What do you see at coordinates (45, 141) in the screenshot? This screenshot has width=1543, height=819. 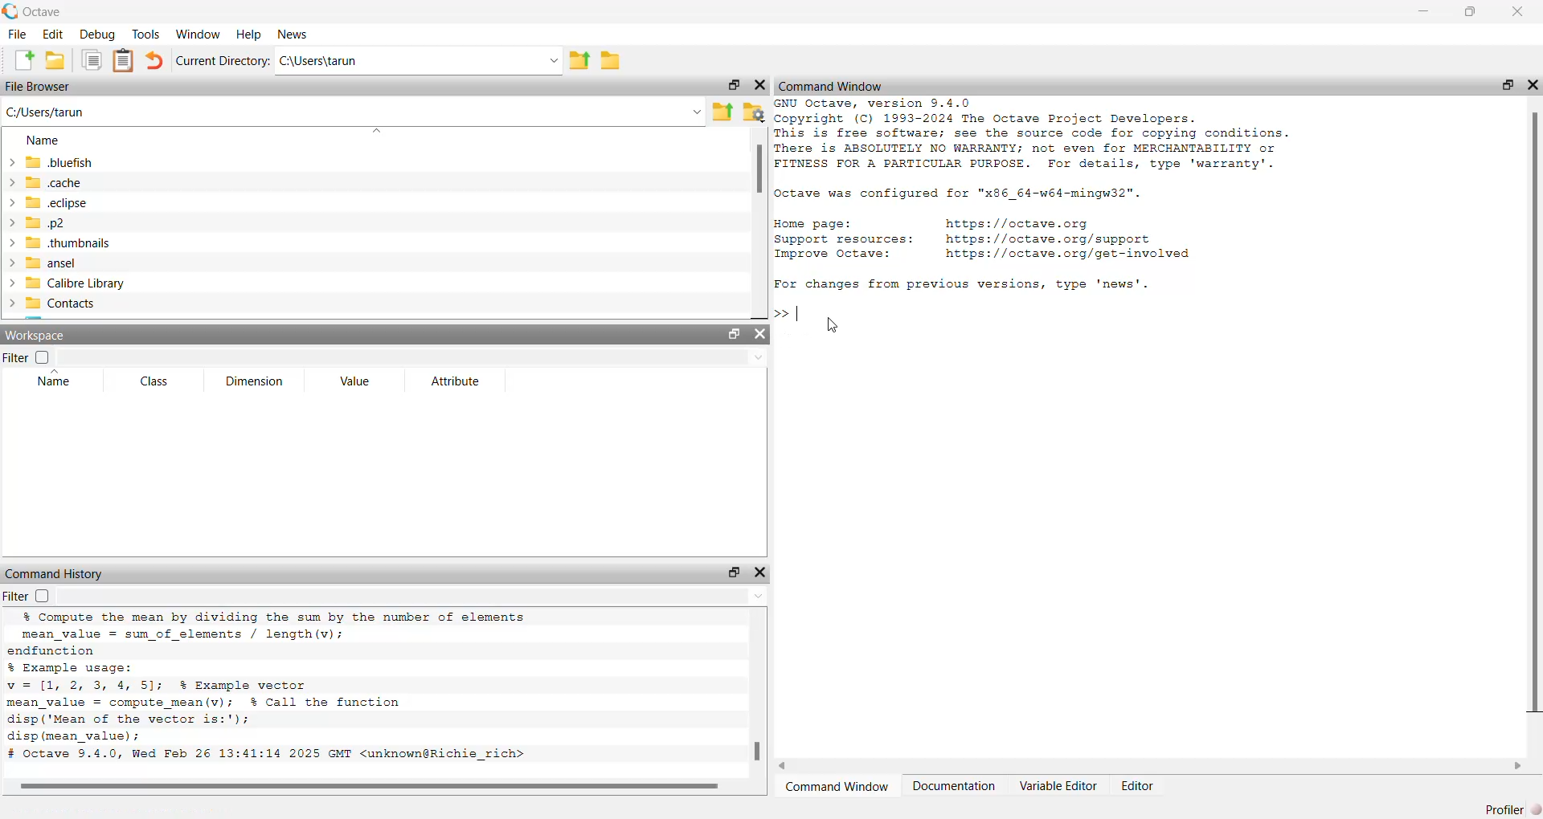 I see `name` at bounding box center [45, 141].